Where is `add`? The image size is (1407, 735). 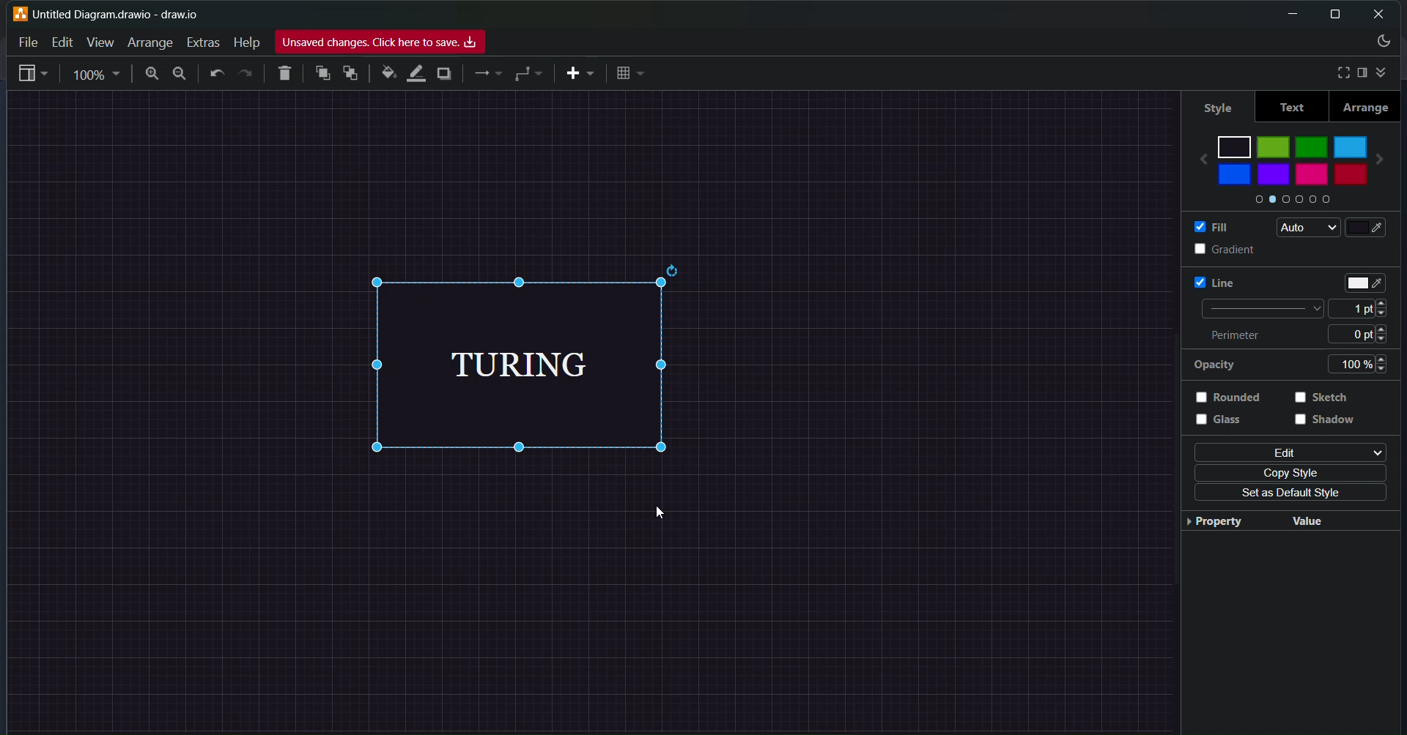
add is located at coordinates (579, 73).